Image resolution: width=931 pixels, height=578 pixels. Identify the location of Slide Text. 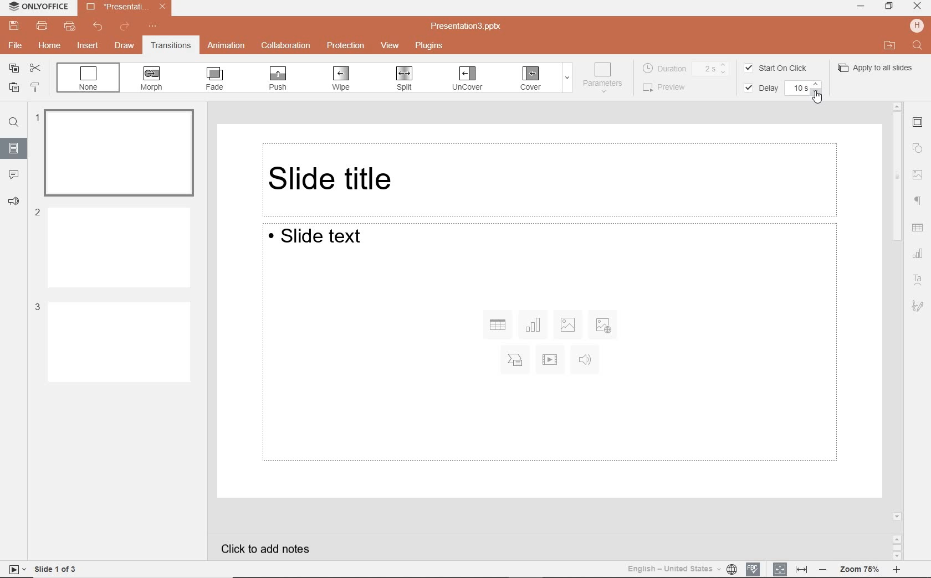
(548, 343).